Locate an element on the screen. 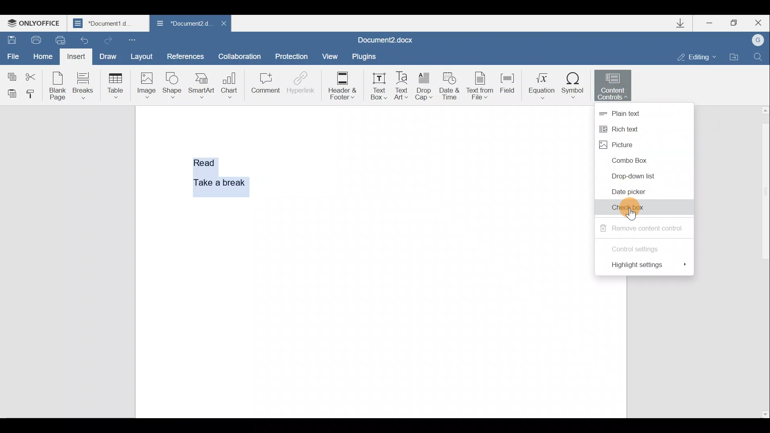 This screenshot has height=433, width=770. Control settings is located at coordinates (638, 247).